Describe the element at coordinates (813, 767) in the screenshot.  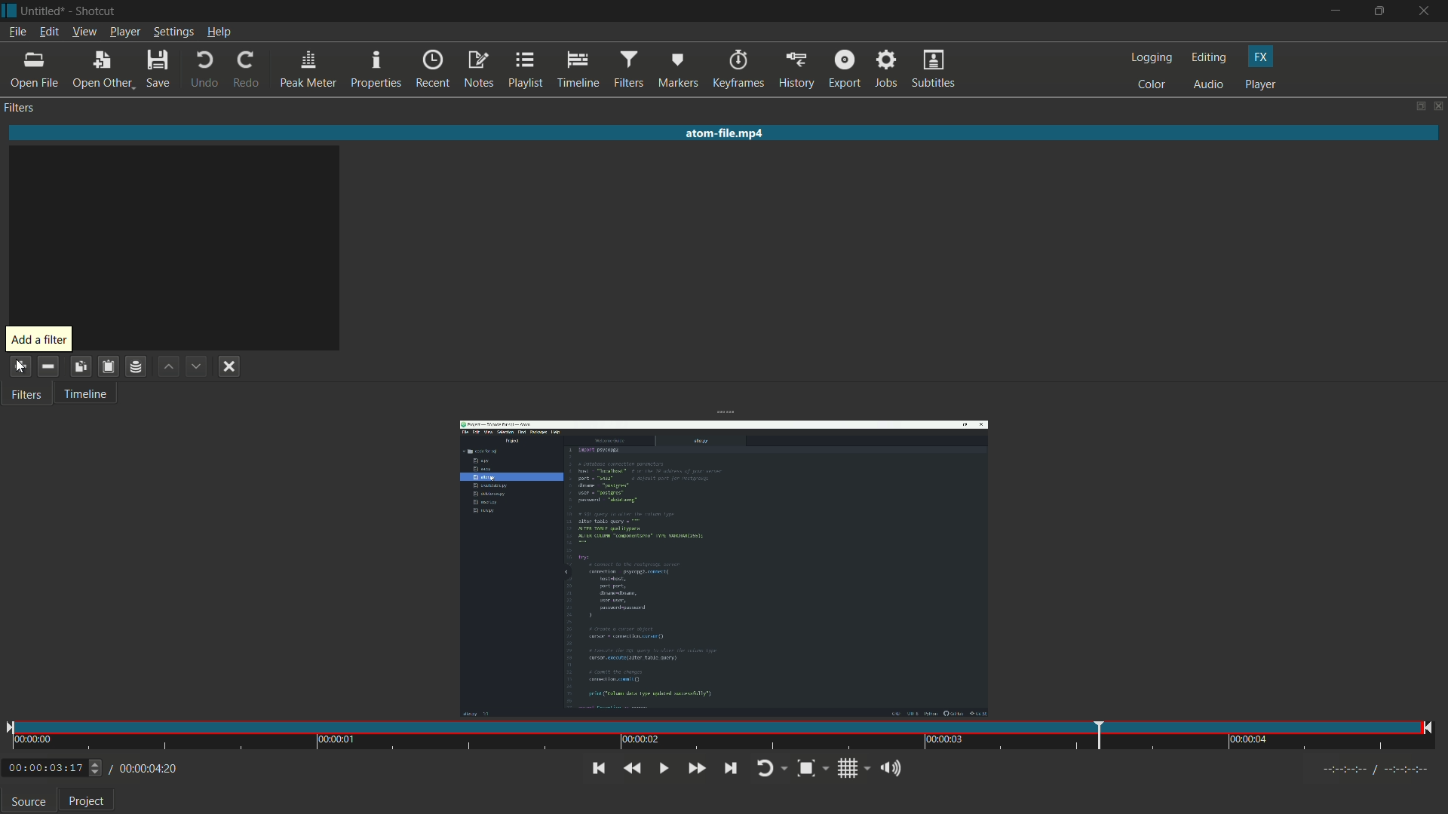
I see `toggle zoom` at that location.